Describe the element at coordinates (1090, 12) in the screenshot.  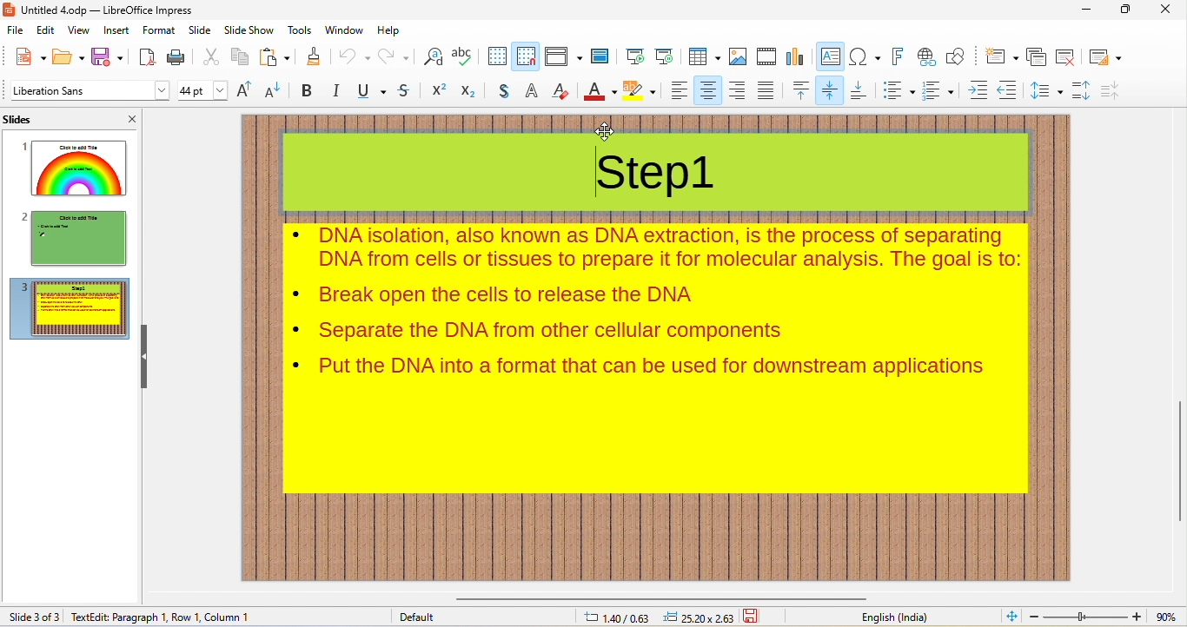
I see `minimize` at that location.